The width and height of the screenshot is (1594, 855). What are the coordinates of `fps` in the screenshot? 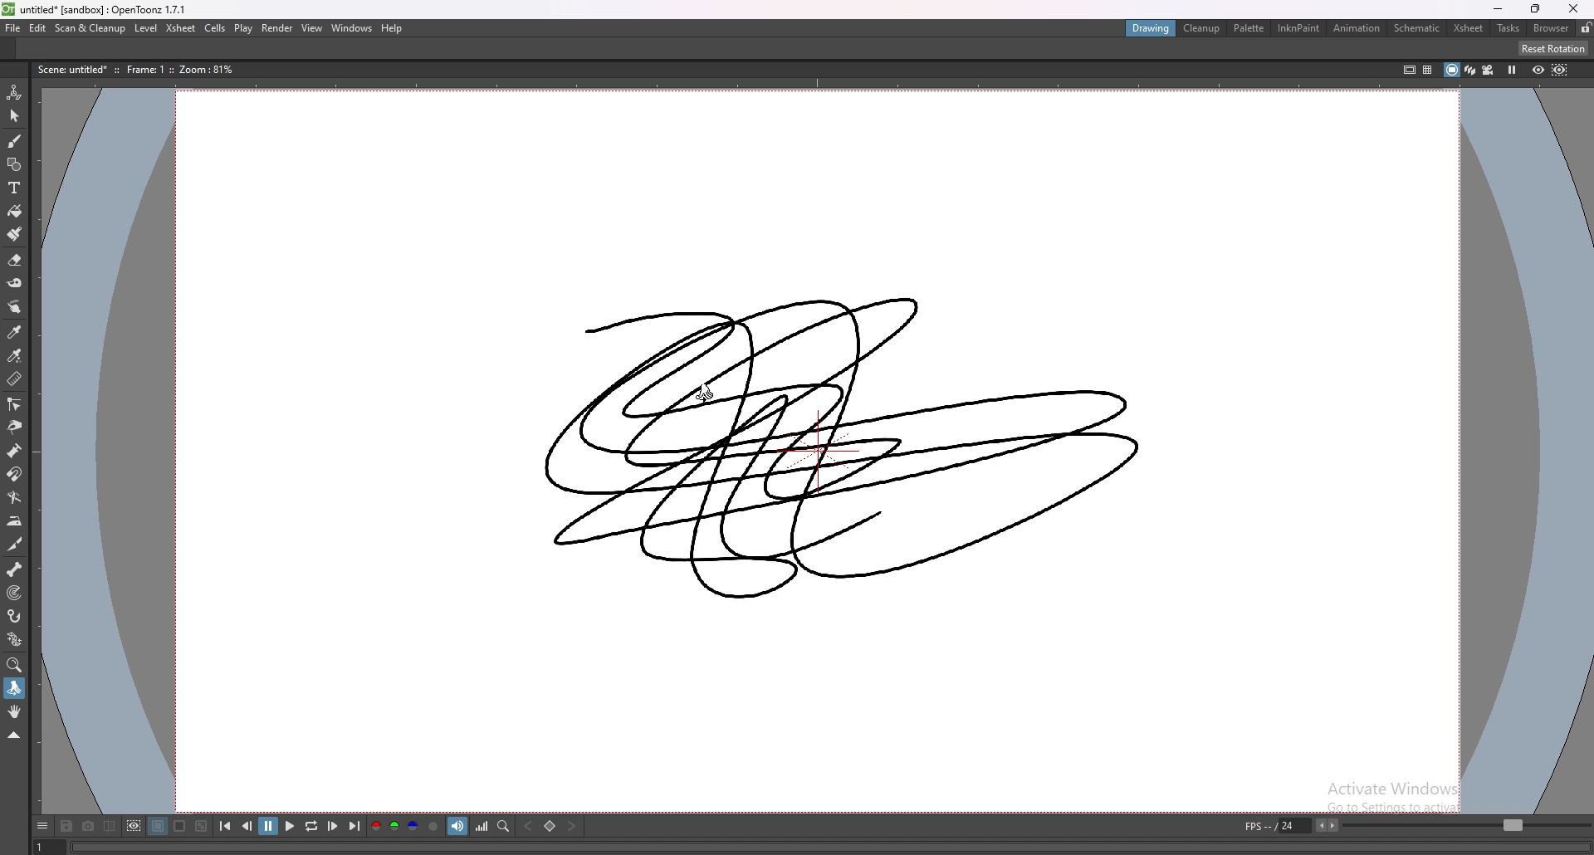 It's located at (1289, 826).